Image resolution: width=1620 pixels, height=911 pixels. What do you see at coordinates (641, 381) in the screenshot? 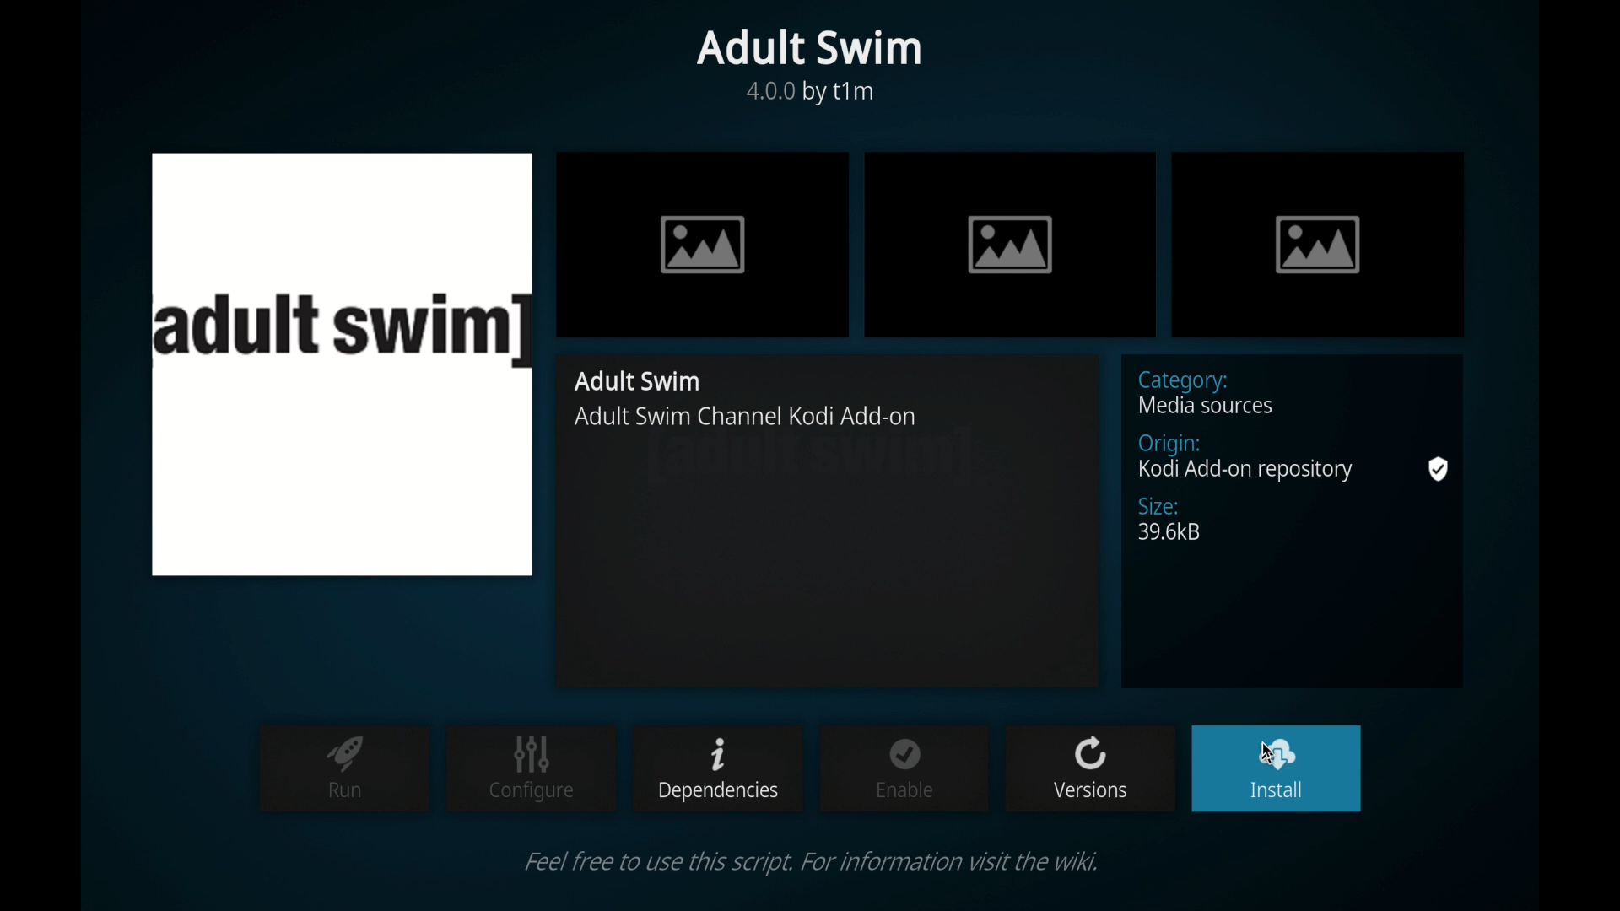
I see `adult swim` at bounding box center [641, 381].